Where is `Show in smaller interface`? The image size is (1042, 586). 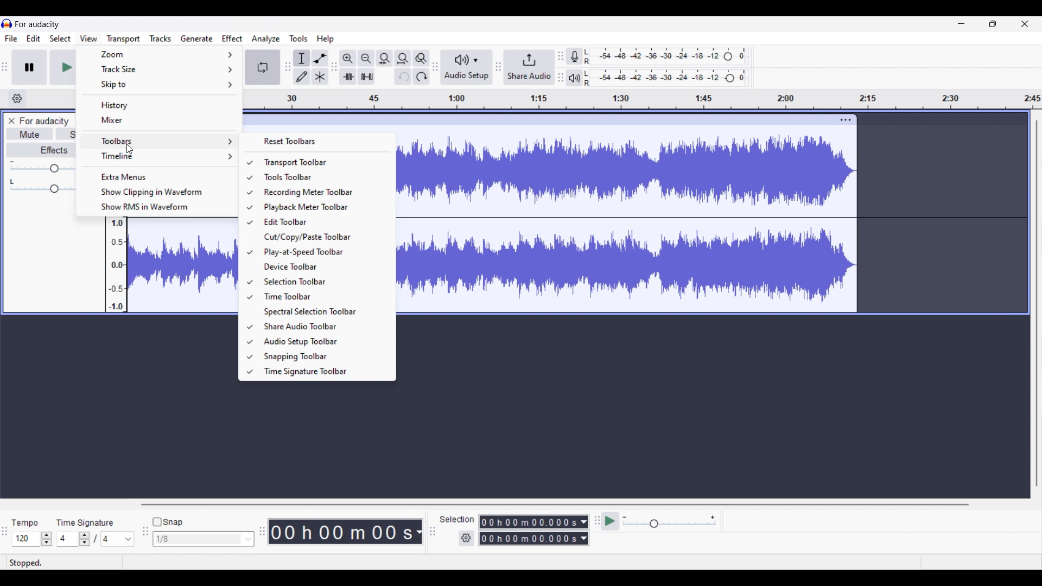
Show in smaller interface is located at coordinates (993, 24).